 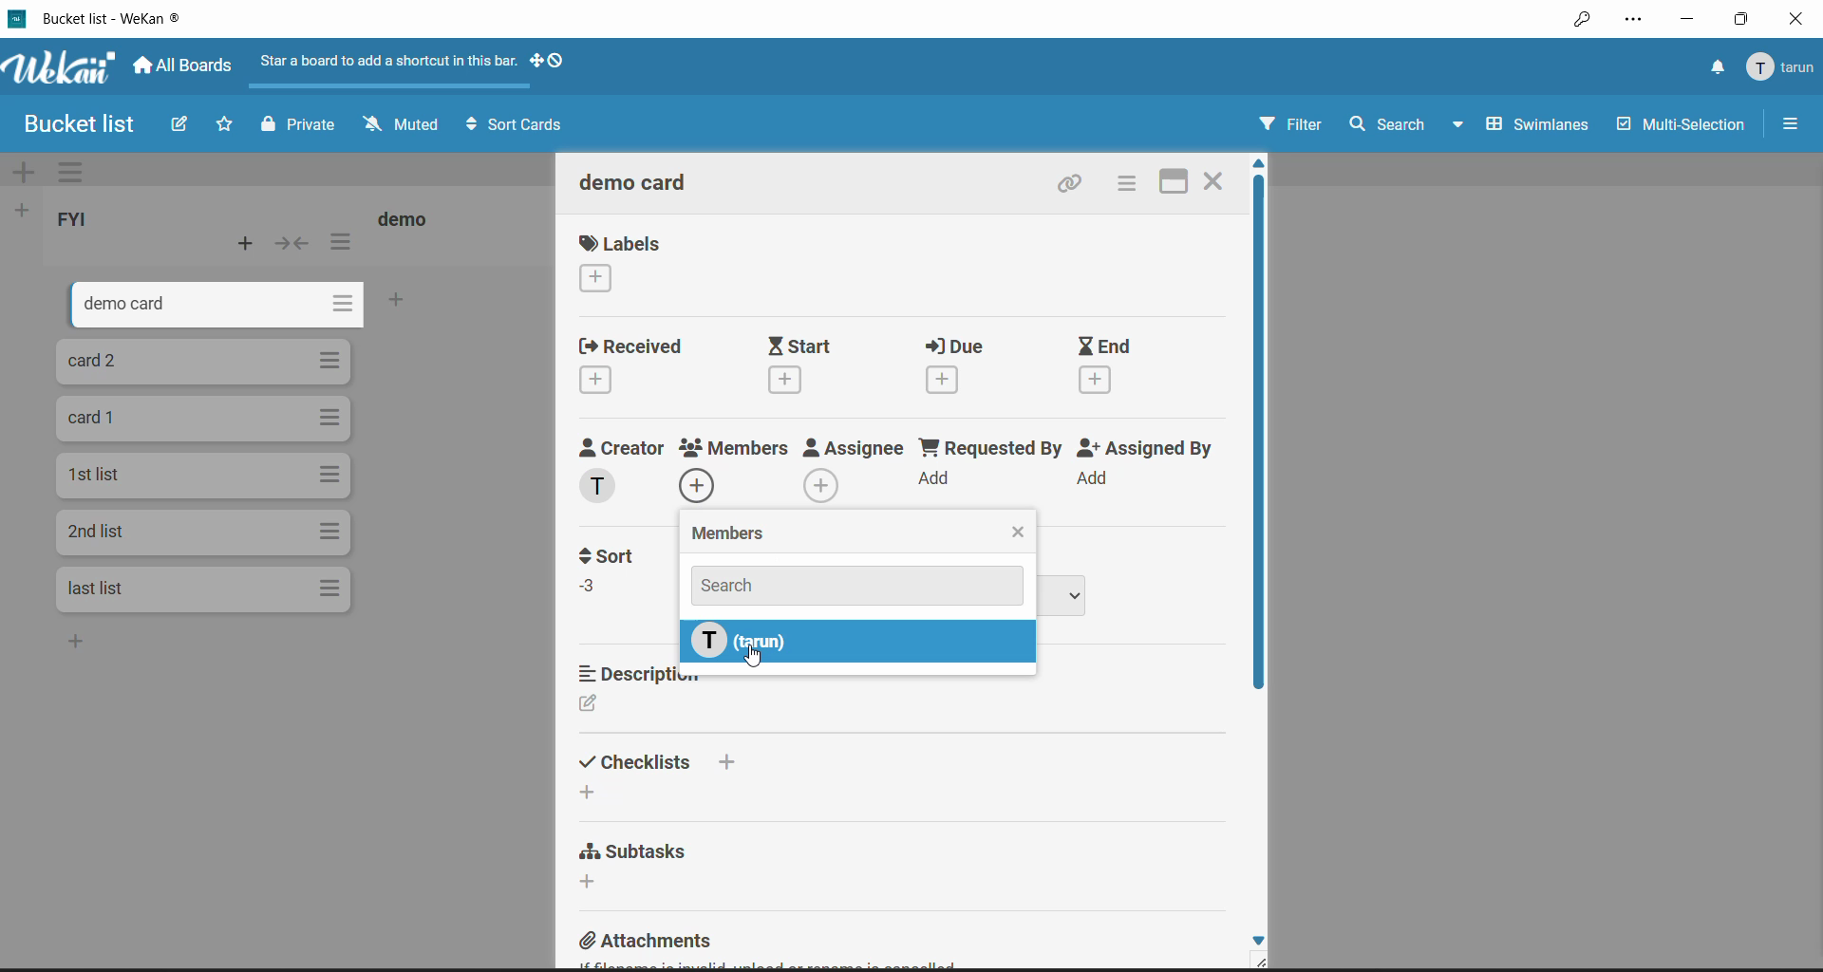 I want to click on collapse, so click(x=297, y=242).